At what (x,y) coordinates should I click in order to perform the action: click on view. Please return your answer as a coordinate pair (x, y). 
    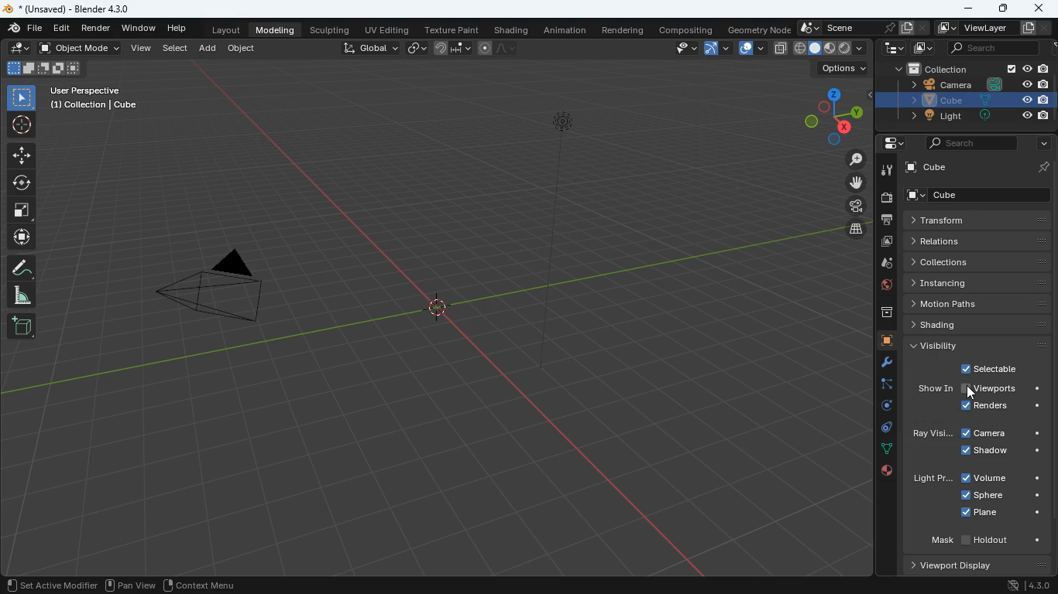
    Looking at the image, I should click on (683, 49).